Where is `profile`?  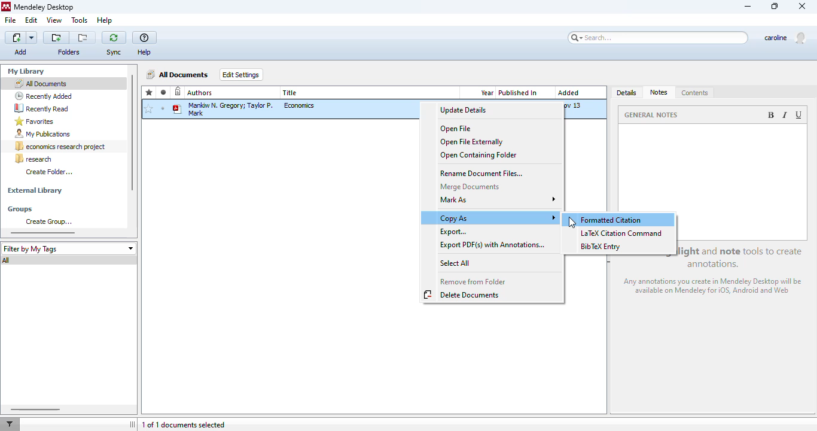
profile is located at coordinates (789, 40).